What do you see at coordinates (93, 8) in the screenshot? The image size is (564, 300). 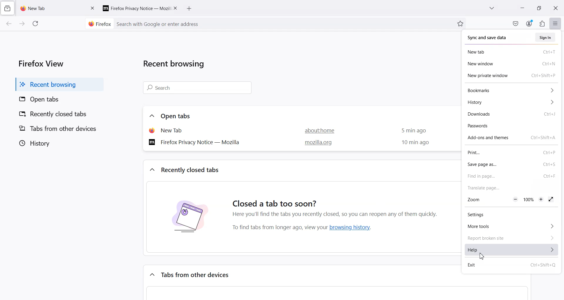 I see `Close Tab` at bounding box center [93, 8].